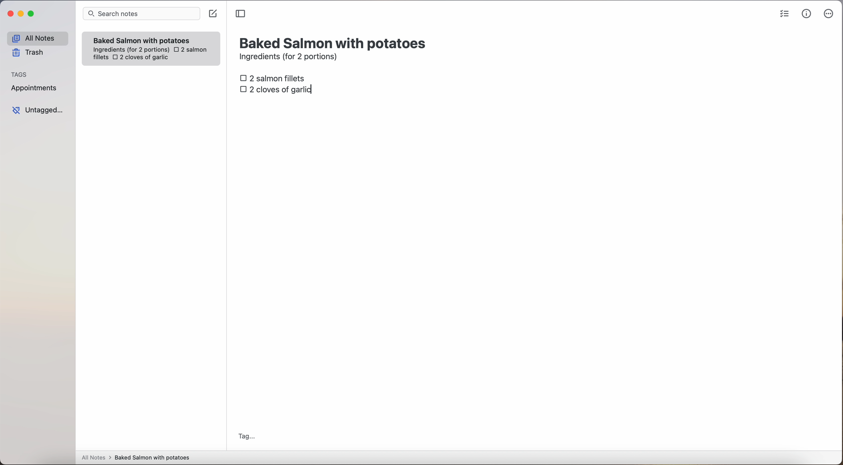 This screenshot has width=843, height=465. I want to click on minimize Simplenote, so click(21, 14).